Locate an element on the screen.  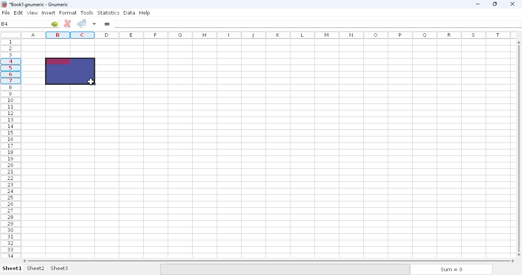
horizontal scroll bar is located at coordinates (269, 260).